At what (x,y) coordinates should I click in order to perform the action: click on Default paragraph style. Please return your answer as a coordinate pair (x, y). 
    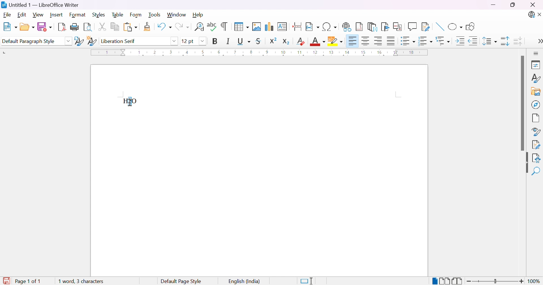
    Looking at the image, I should click on (29, 42).